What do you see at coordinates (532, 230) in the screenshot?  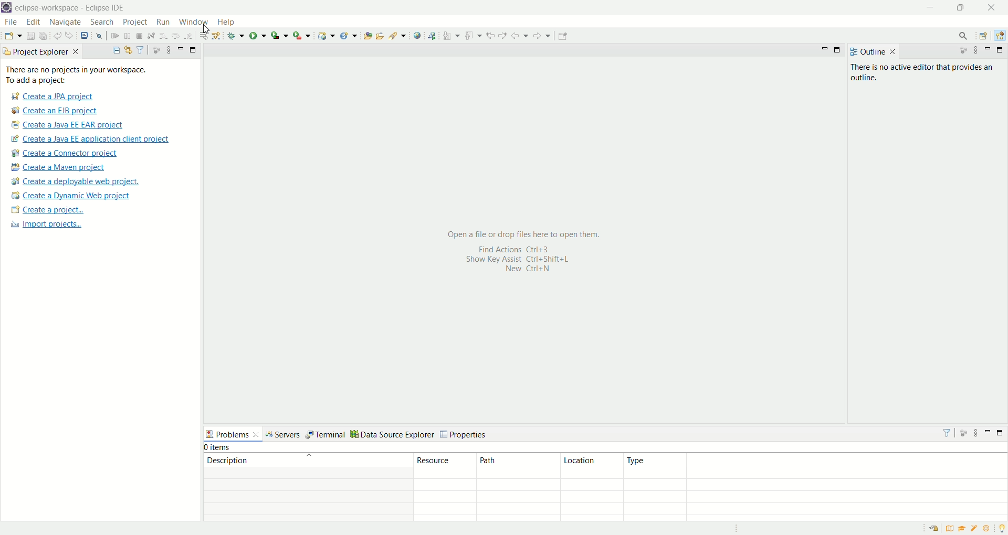 I see `open a file or drop files here to open them` at bounding box center [532, 230].